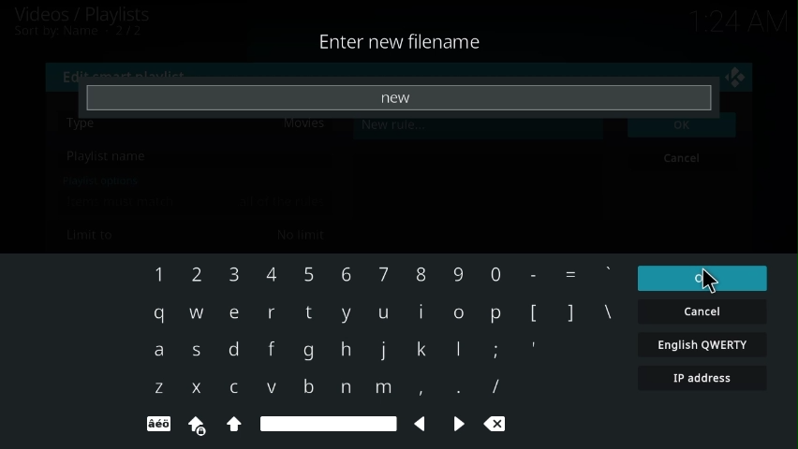 Image resolution: width=798 pixels, height=449 pixels. Describe the element at coordinates (381, 351) in the screenshot. I see `j` at that location.